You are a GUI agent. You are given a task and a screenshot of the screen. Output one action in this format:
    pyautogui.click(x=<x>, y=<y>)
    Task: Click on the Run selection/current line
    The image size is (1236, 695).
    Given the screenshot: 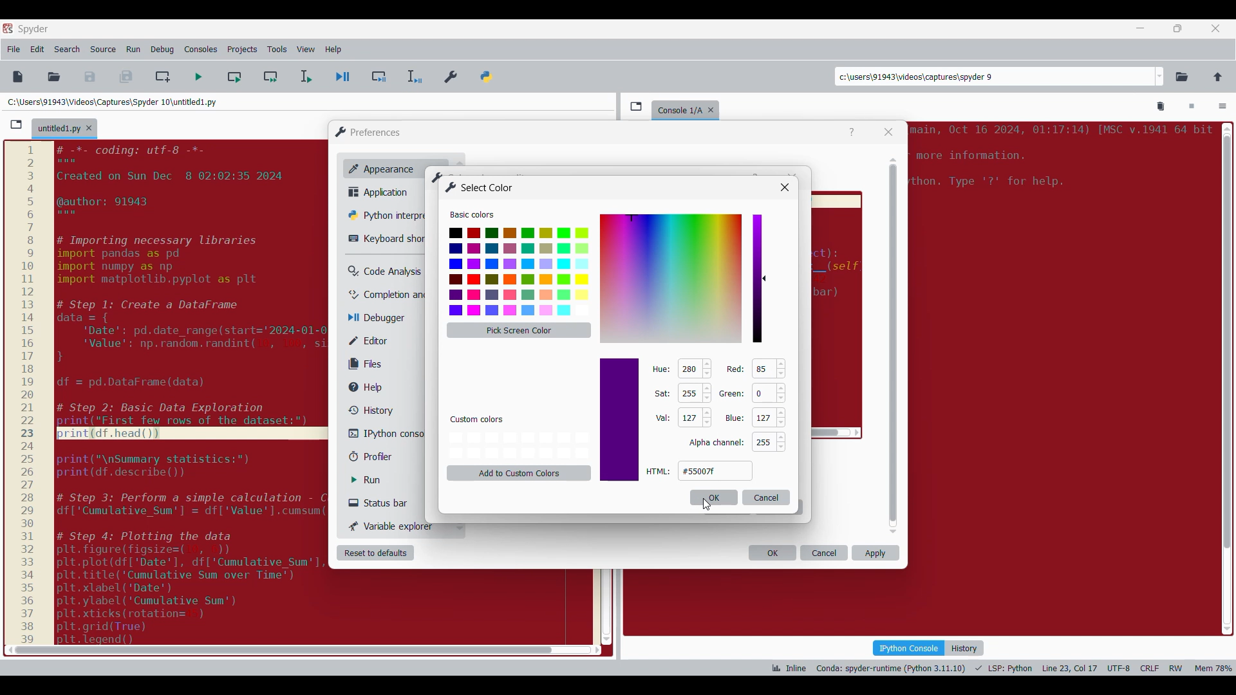 What is the action you would take?
    pyautogui.click(x=305, y=77)
    